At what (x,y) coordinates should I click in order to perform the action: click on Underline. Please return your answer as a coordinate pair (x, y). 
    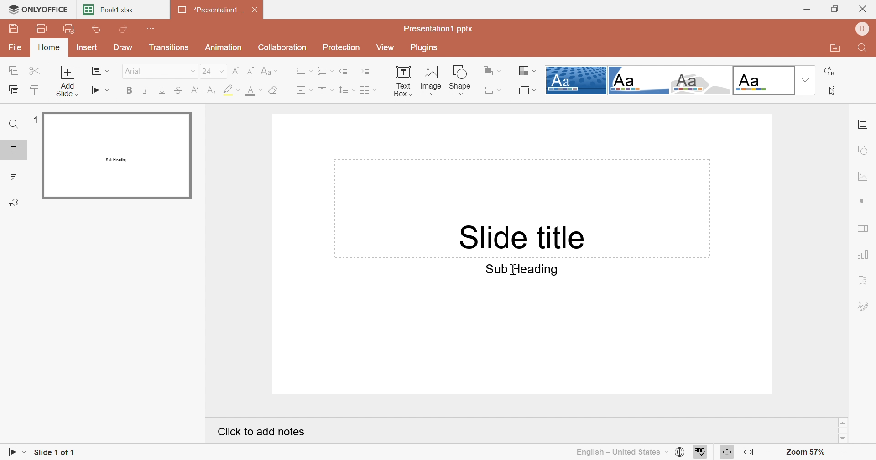
    Looking at the image, I should click on (164, 90).